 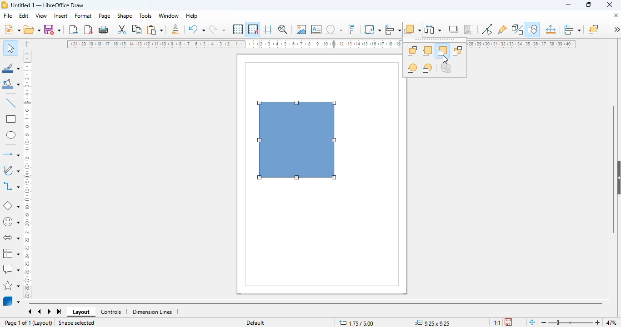 What do you see at coordinates (268, 29) in the screenshot?
I see `helplines while moving` at bounding box center [268, 29].